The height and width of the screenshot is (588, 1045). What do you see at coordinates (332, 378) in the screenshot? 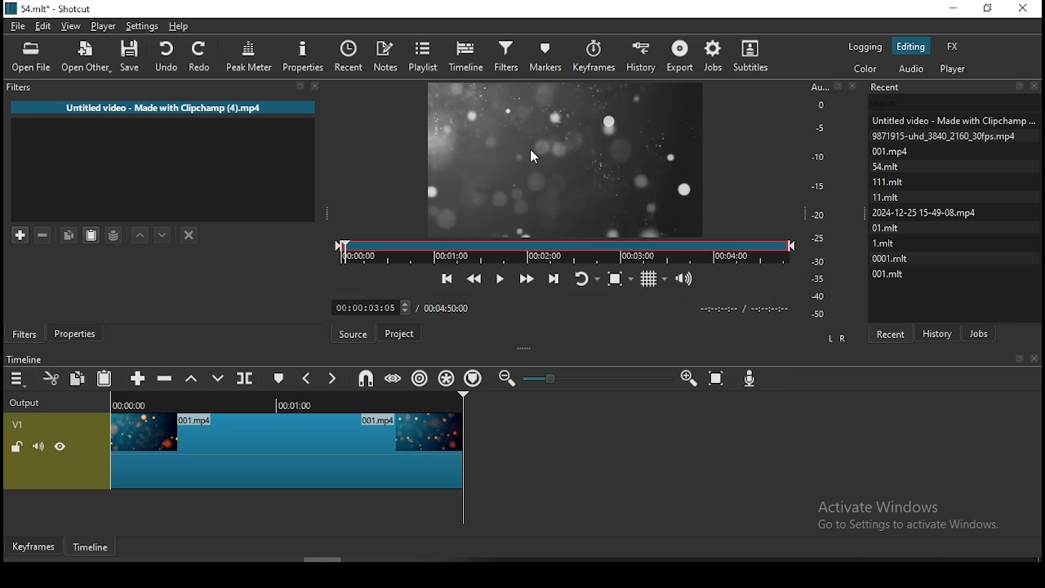
I see `next marker` at bounding box center [332, 378].